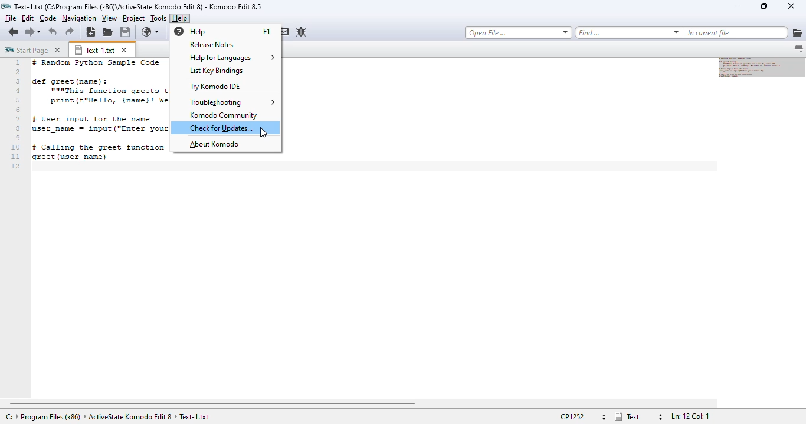  I want to click on undo last action, so click(53, 32).